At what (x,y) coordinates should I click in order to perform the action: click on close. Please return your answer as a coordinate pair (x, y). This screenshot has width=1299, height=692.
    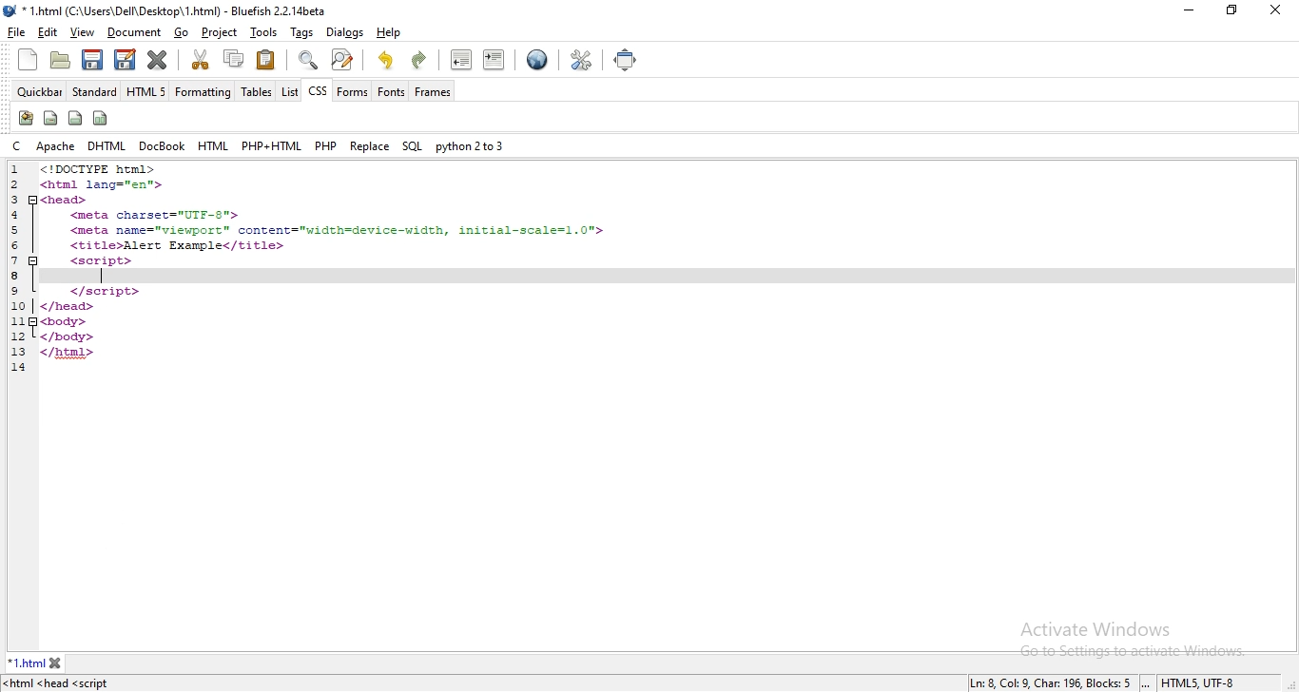
    Looking at the image, I should click on (56, 663).